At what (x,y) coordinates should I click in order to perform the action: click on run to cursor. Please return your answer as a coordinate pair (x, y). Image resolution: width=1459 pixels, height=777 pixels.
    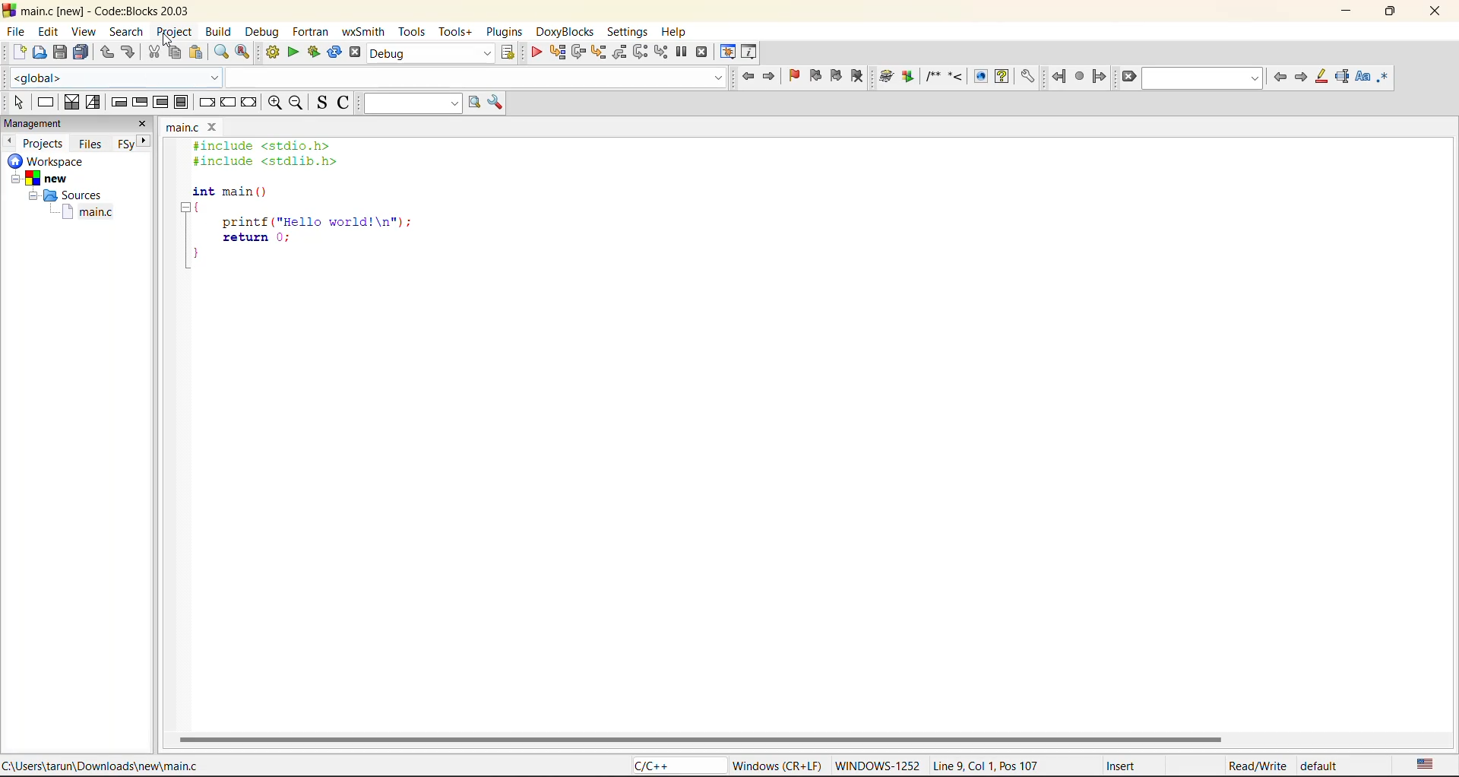
    Looking at the image, I should click on (557, 51).